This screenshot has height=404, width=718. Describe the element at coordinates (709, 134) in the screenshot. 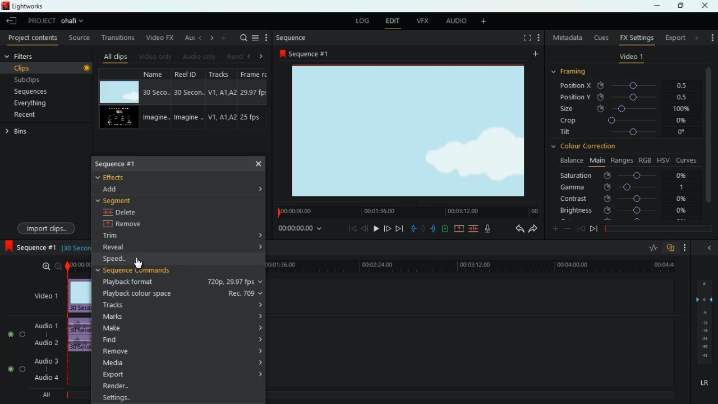

I see `vertical scroll bar` at that location.